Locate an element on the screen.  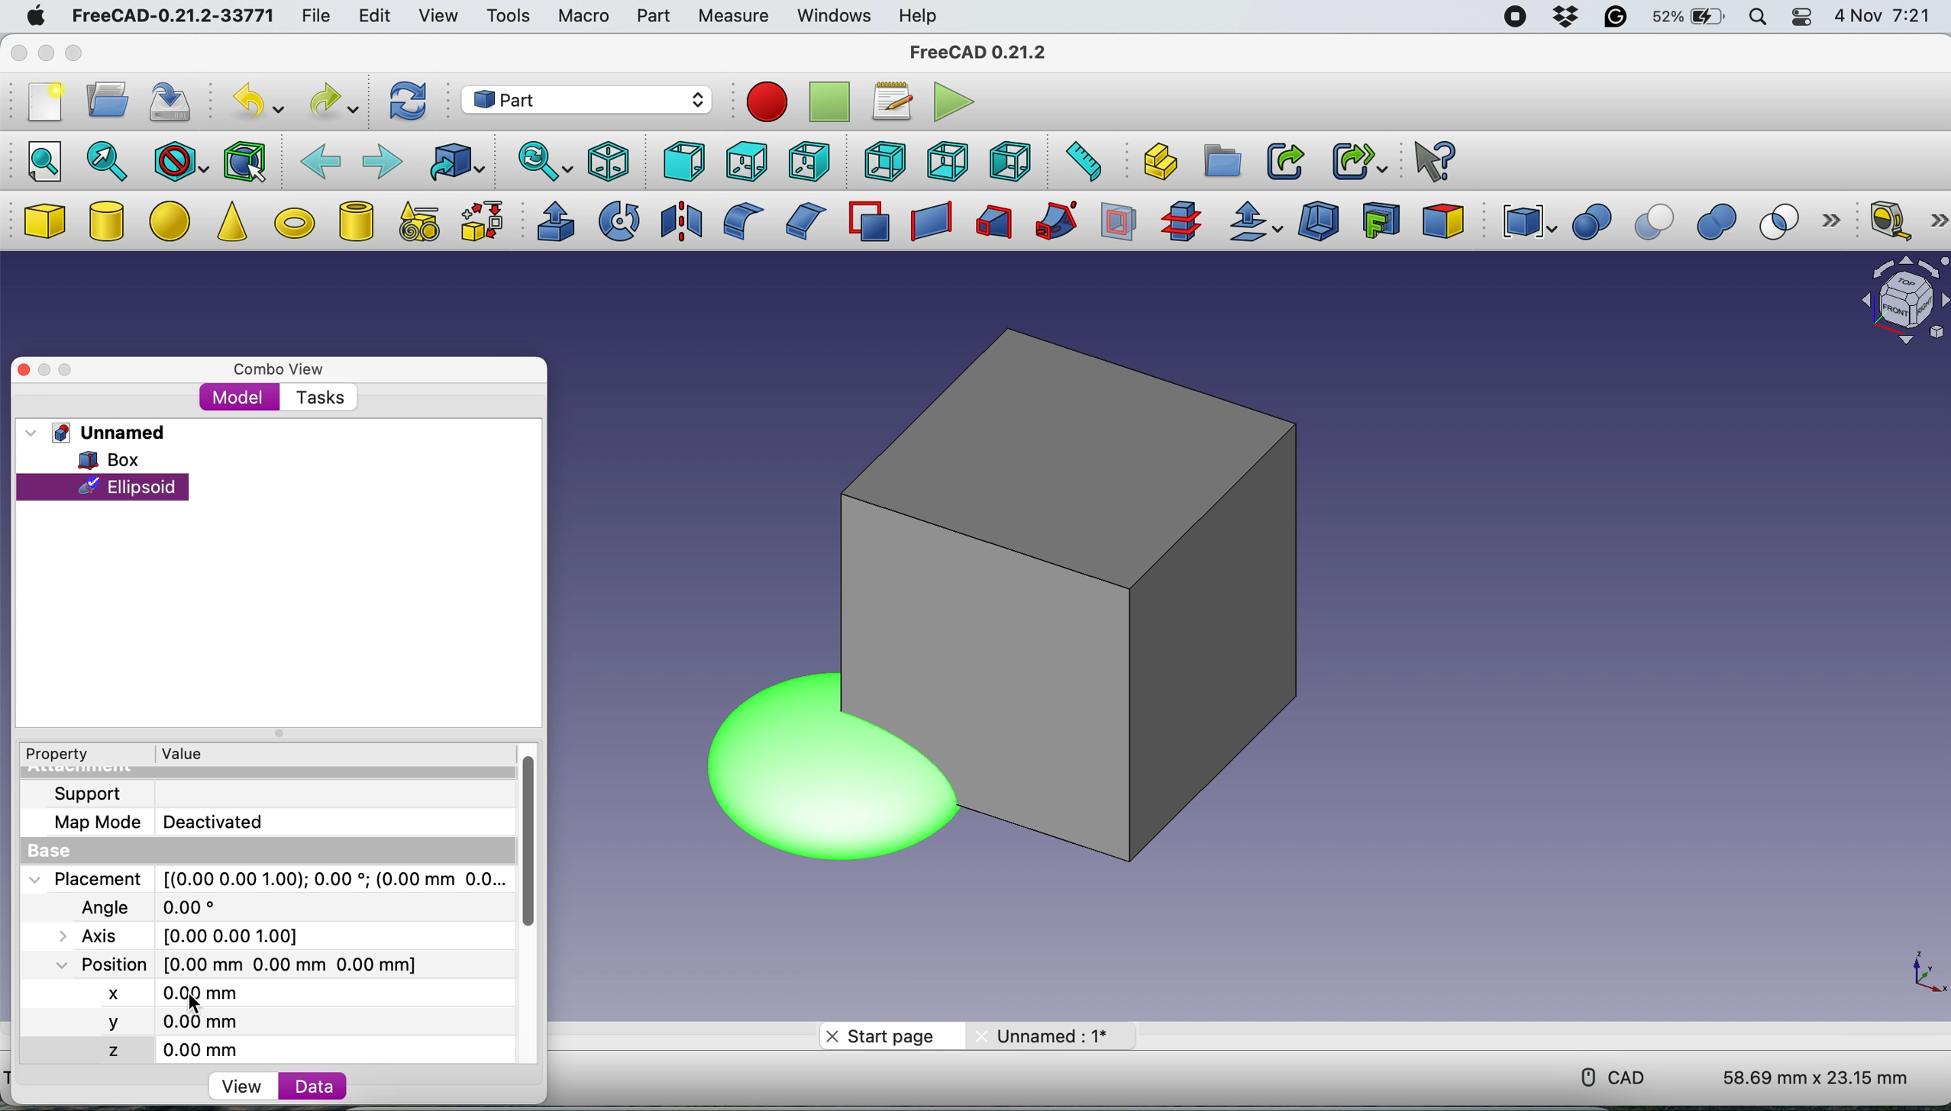
left is located at coordinates (1013, 161).